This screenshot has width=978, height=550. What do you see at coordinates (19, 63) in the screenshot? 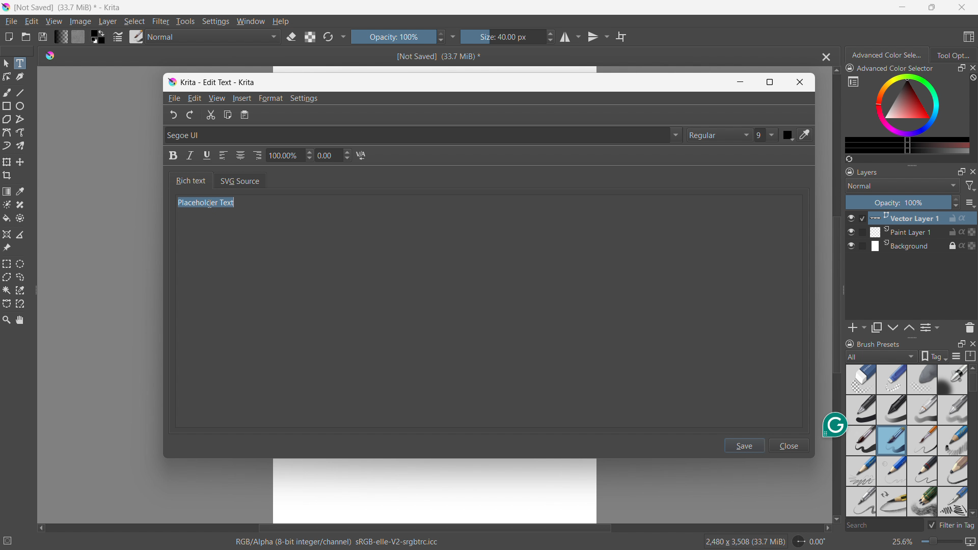
I see `text tool selected` at bounding box center [19, 63].